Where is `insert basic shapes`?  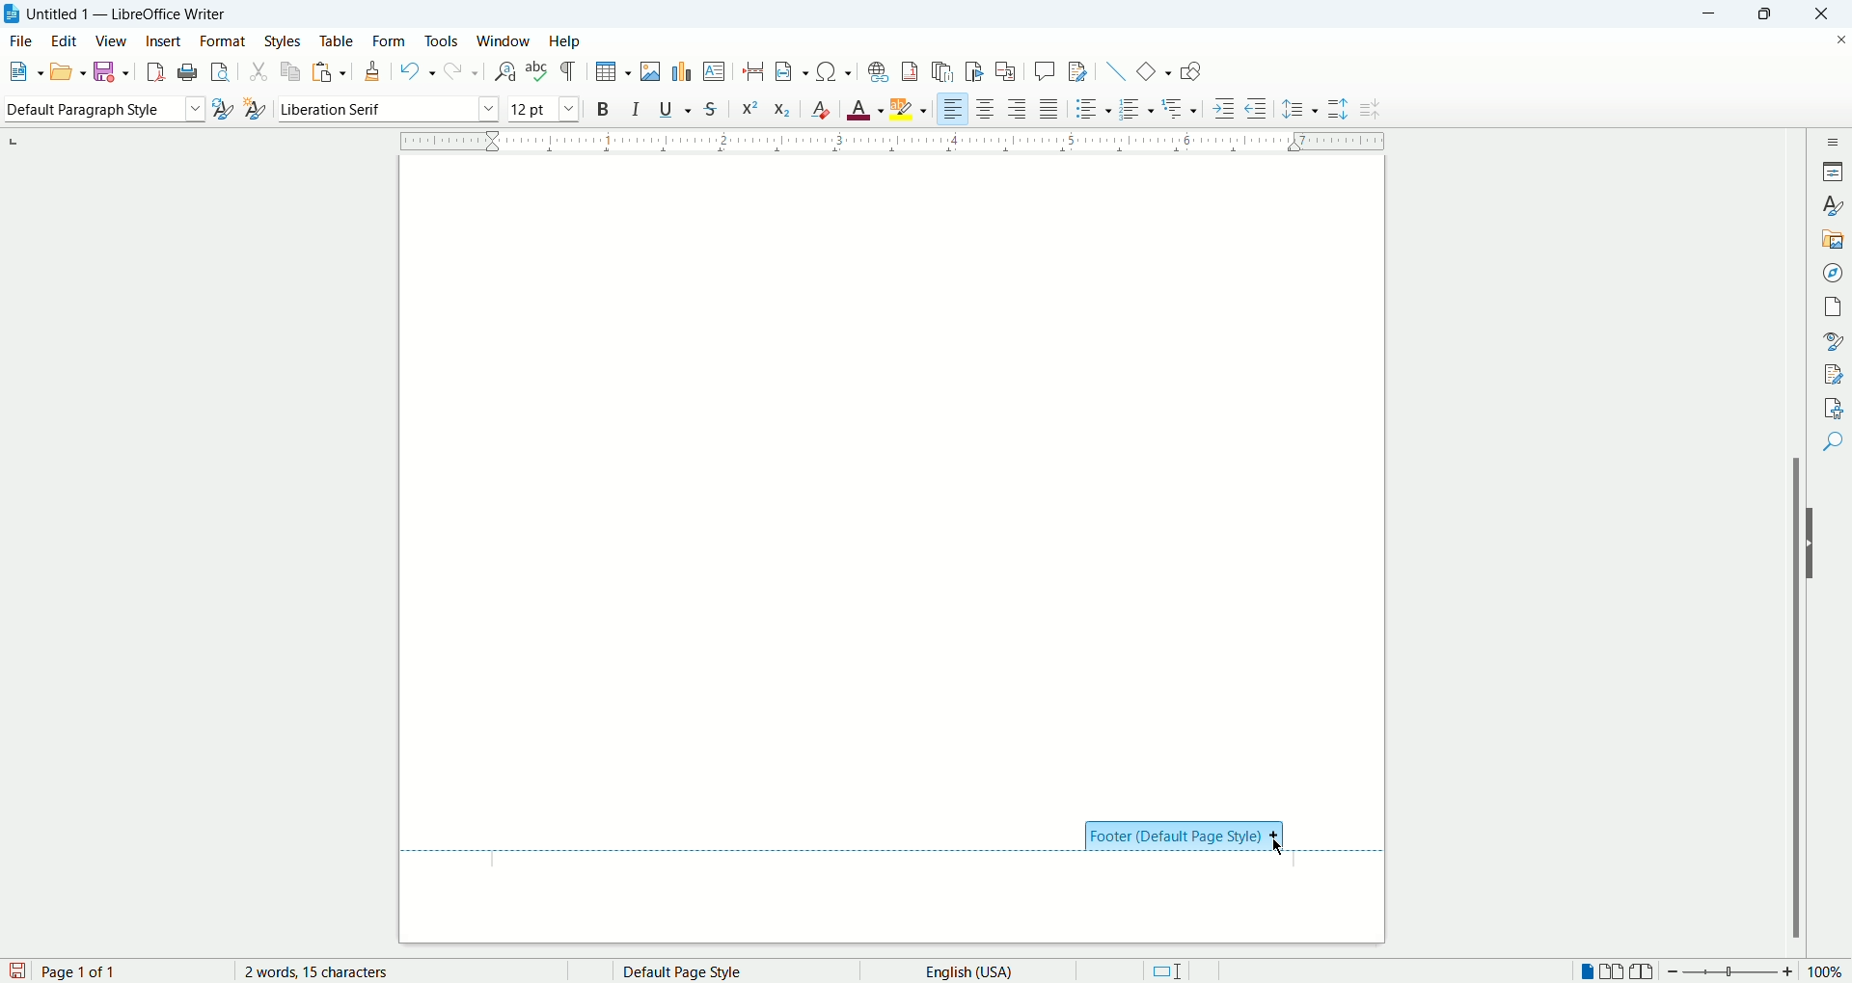 insert basic shapes is located at coordinates (1155, 69).